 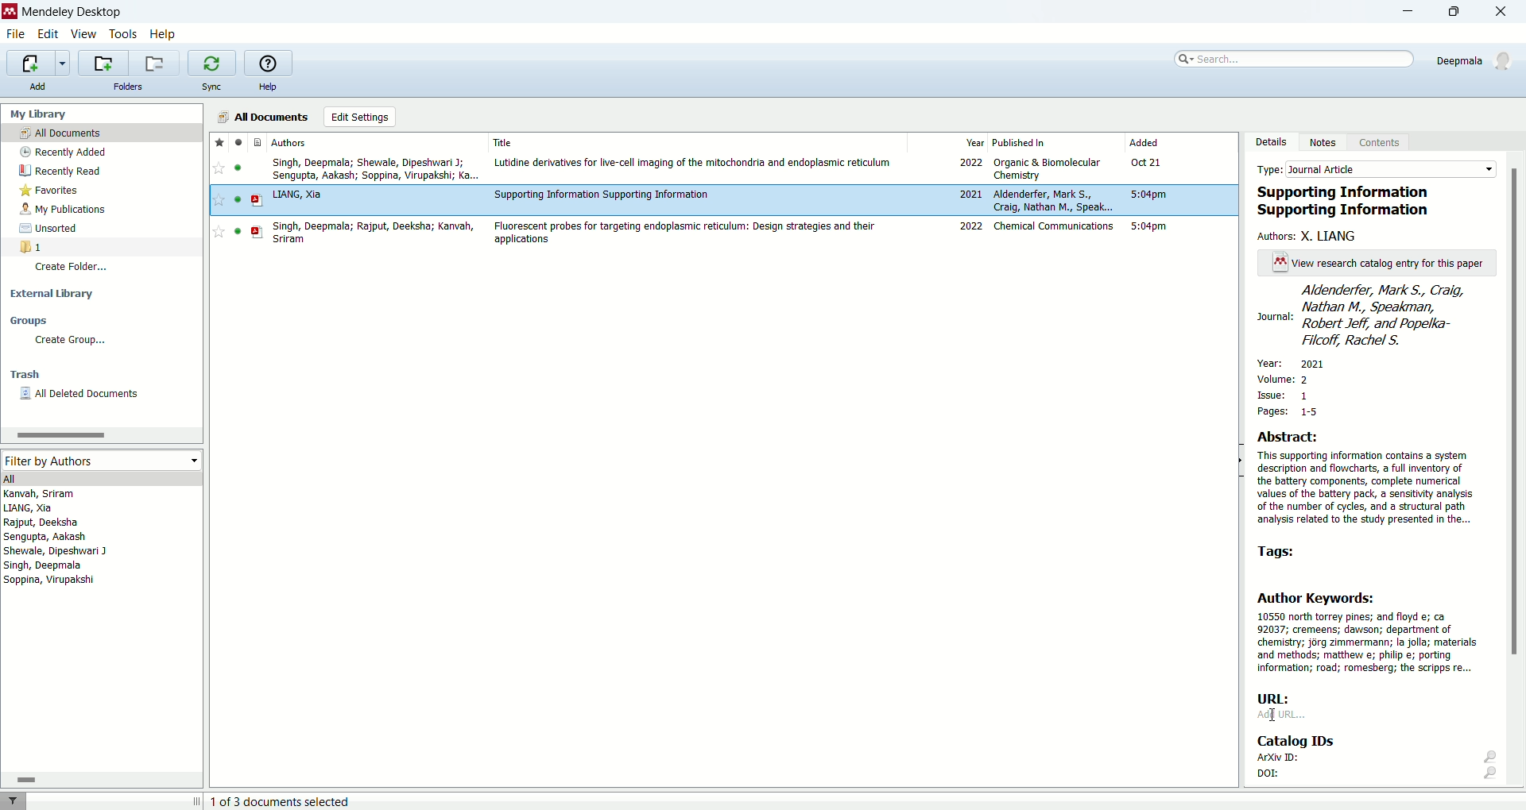 What do you see at coordinates (197, 800) in the screenshot?
I see `toggle expand/contract` at bounding box center [197, 800].